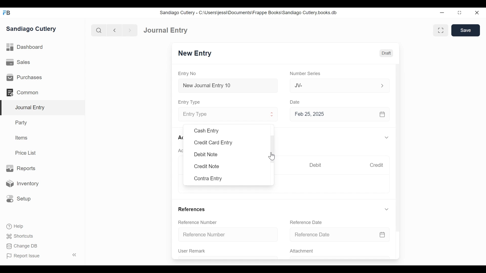 Image resolution: width=486 pixels, height=273 pixels. I want to click on Attachment, so click(302, 251).